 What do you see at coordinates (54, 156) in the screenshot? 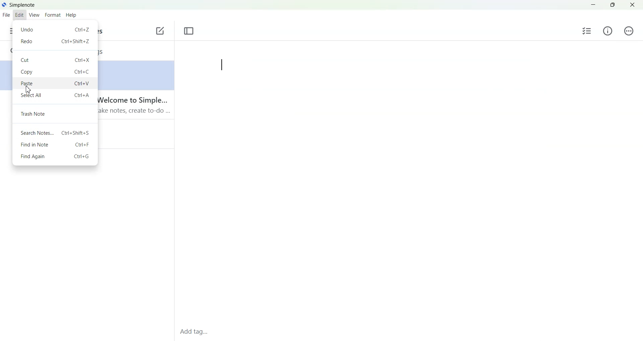
I see `Find Again Ctrl + O` at bounding box center [54, 156].